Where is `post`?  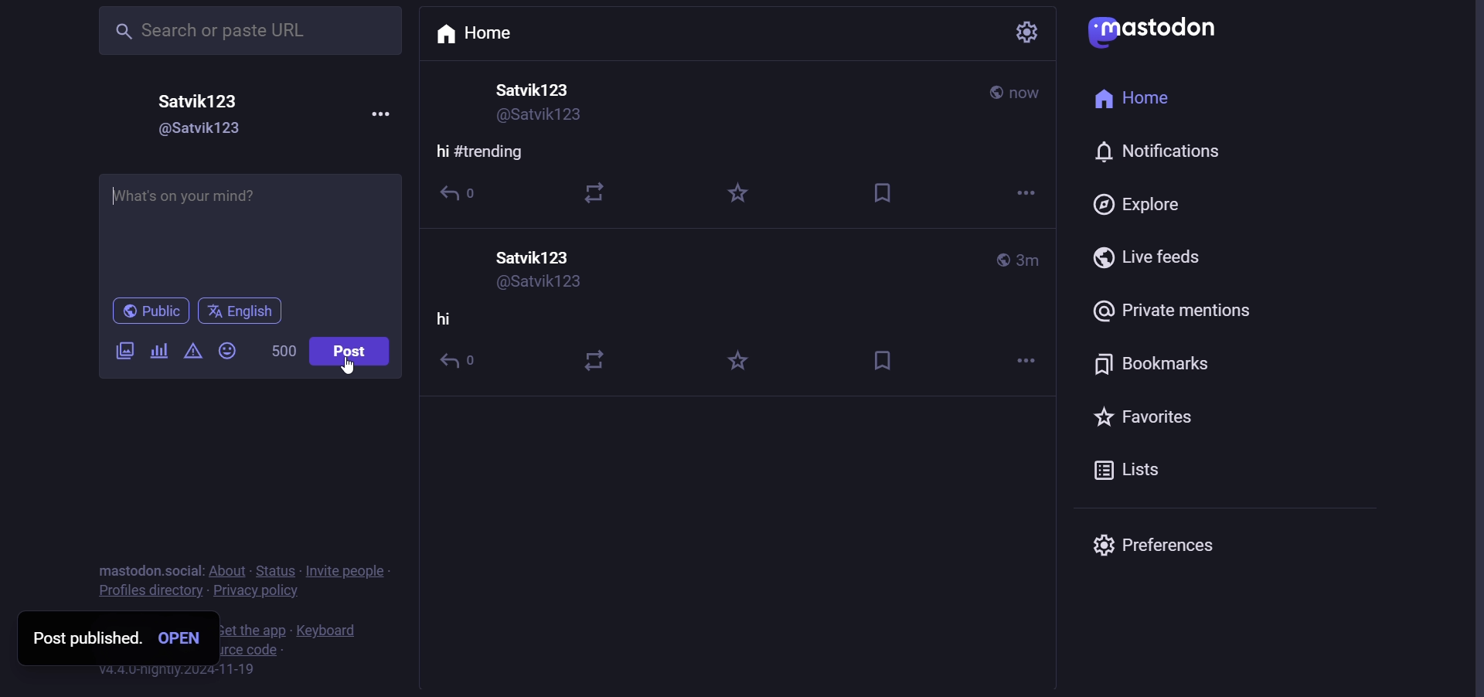 post is located at coordinates (353, 352).